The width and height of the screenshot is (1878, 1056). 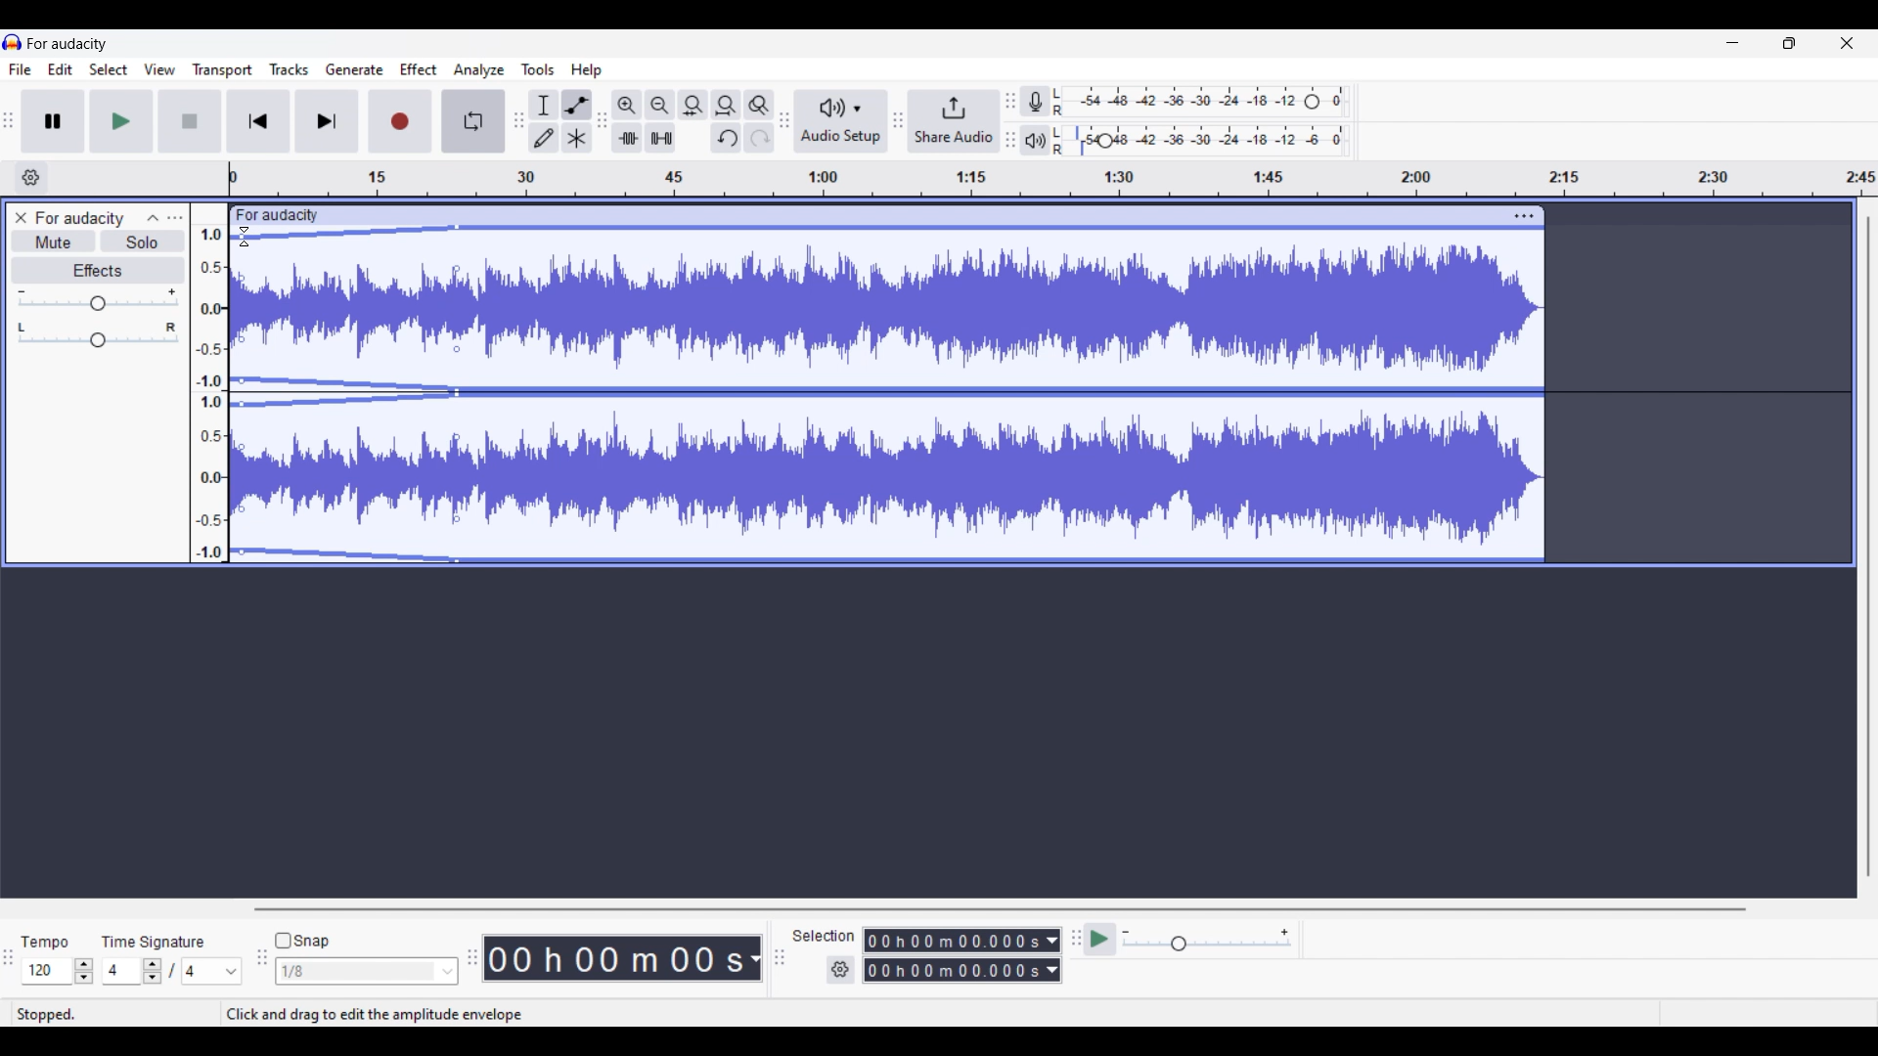 What do you see at coordinates (210, 393) in the screenshot?
I see `amplitude` at bounding box center [210, 393].